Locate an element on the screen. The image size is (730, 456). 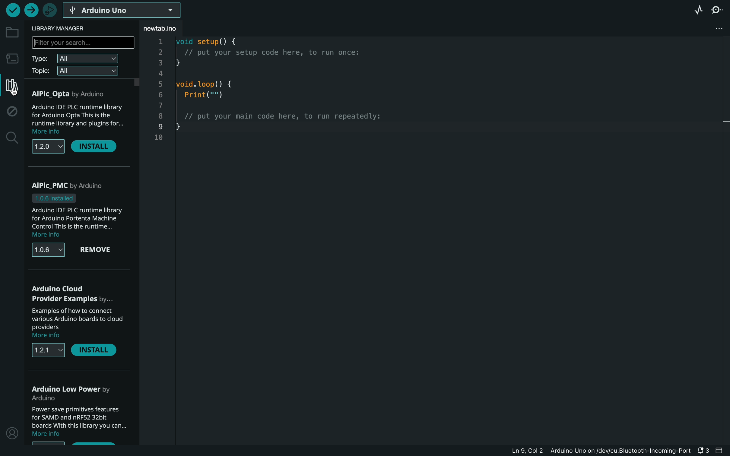
library manager is located at coordinates (69, 28).